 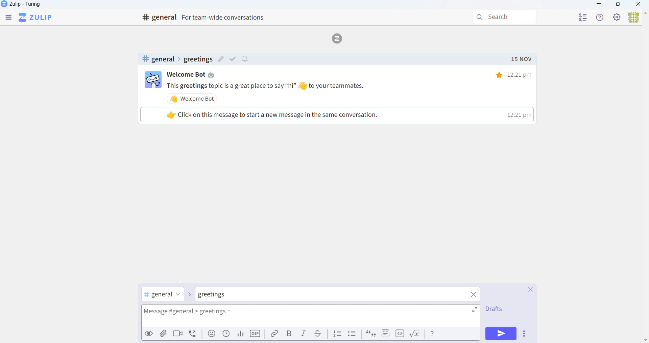 I want to click on time, so click(x=509, y=75).